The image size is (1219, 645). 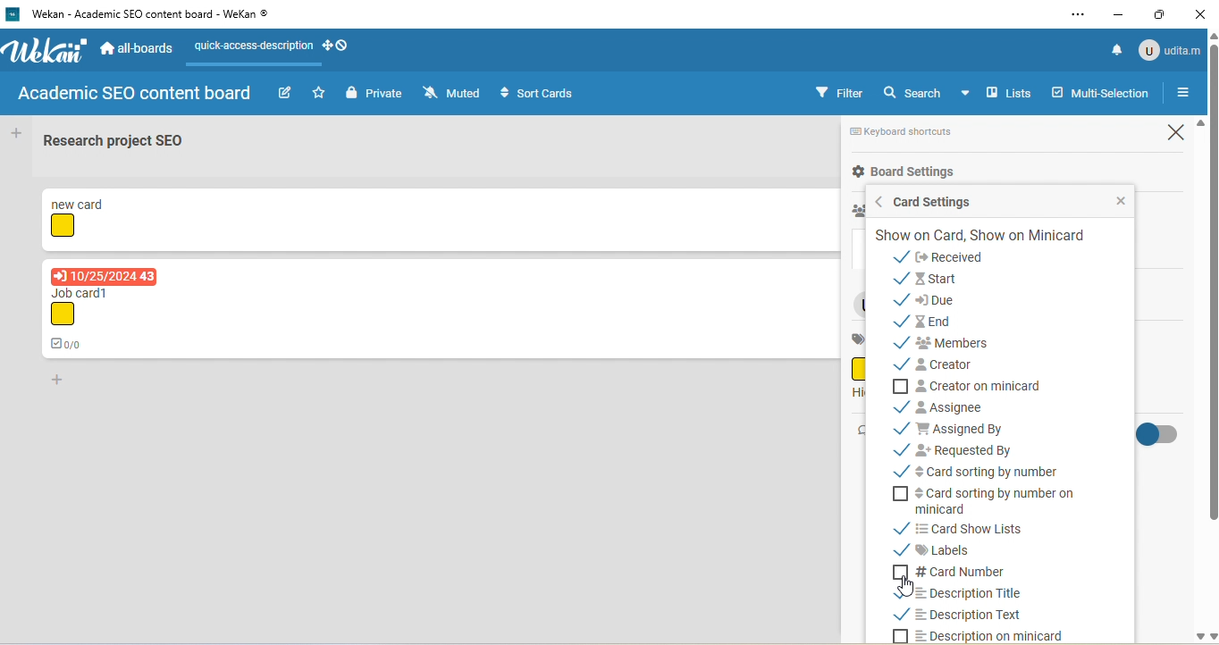 What do you see at coordinates (1112, 50) in the screenshot?
I see `notification` at bounding box center [1112, 50].